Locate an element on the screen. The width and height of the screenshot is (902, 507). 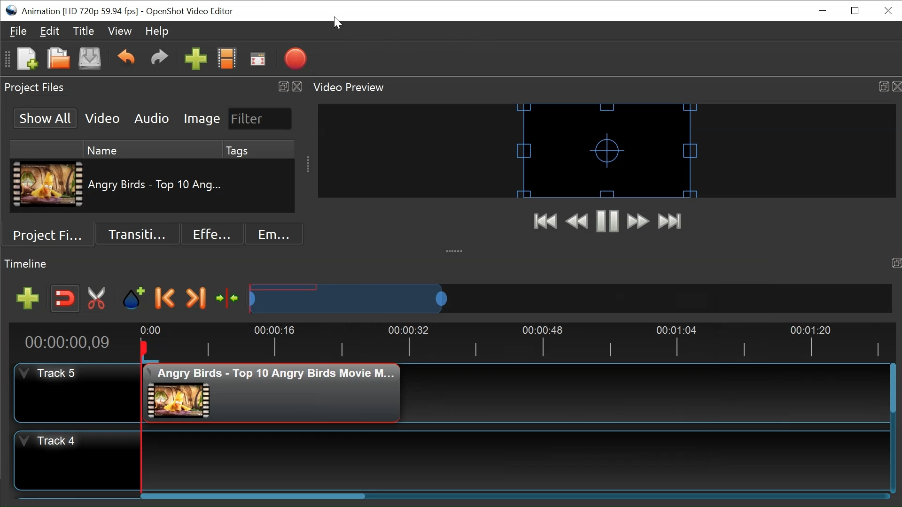
collapse is located at coordinates (454, 250).